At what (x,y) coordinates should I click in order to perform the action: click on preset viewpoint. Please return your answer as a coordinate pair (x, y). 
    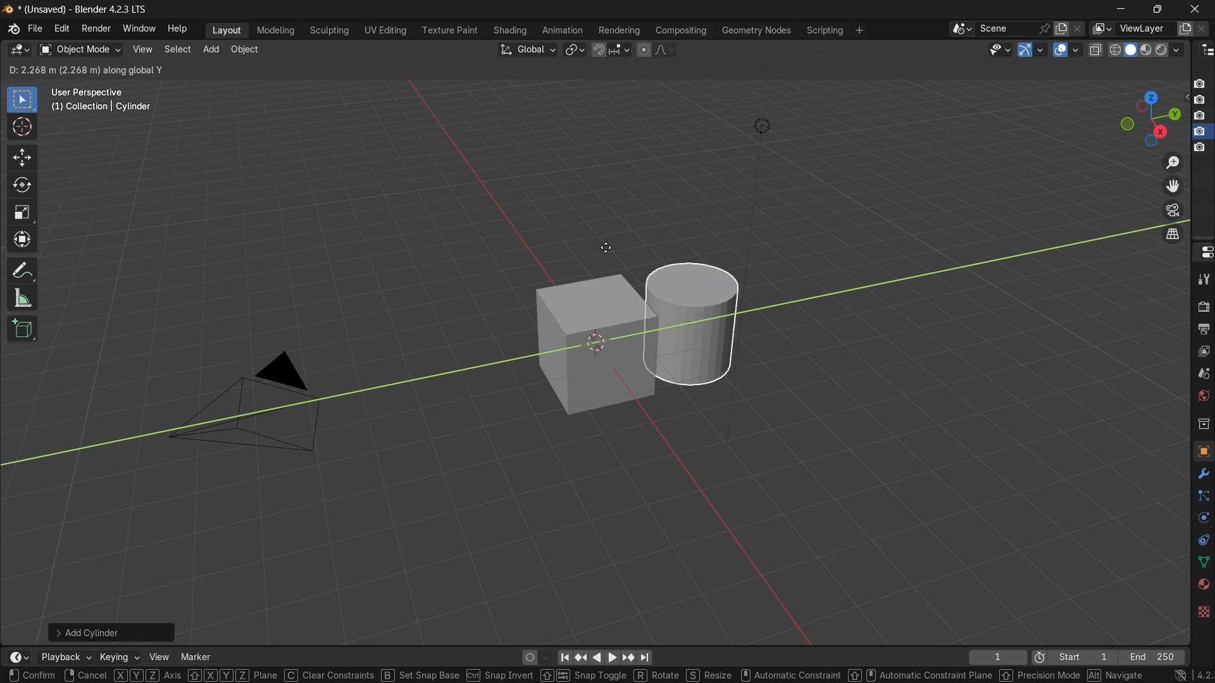
    Looking at the image, I should click on (1150, 119).